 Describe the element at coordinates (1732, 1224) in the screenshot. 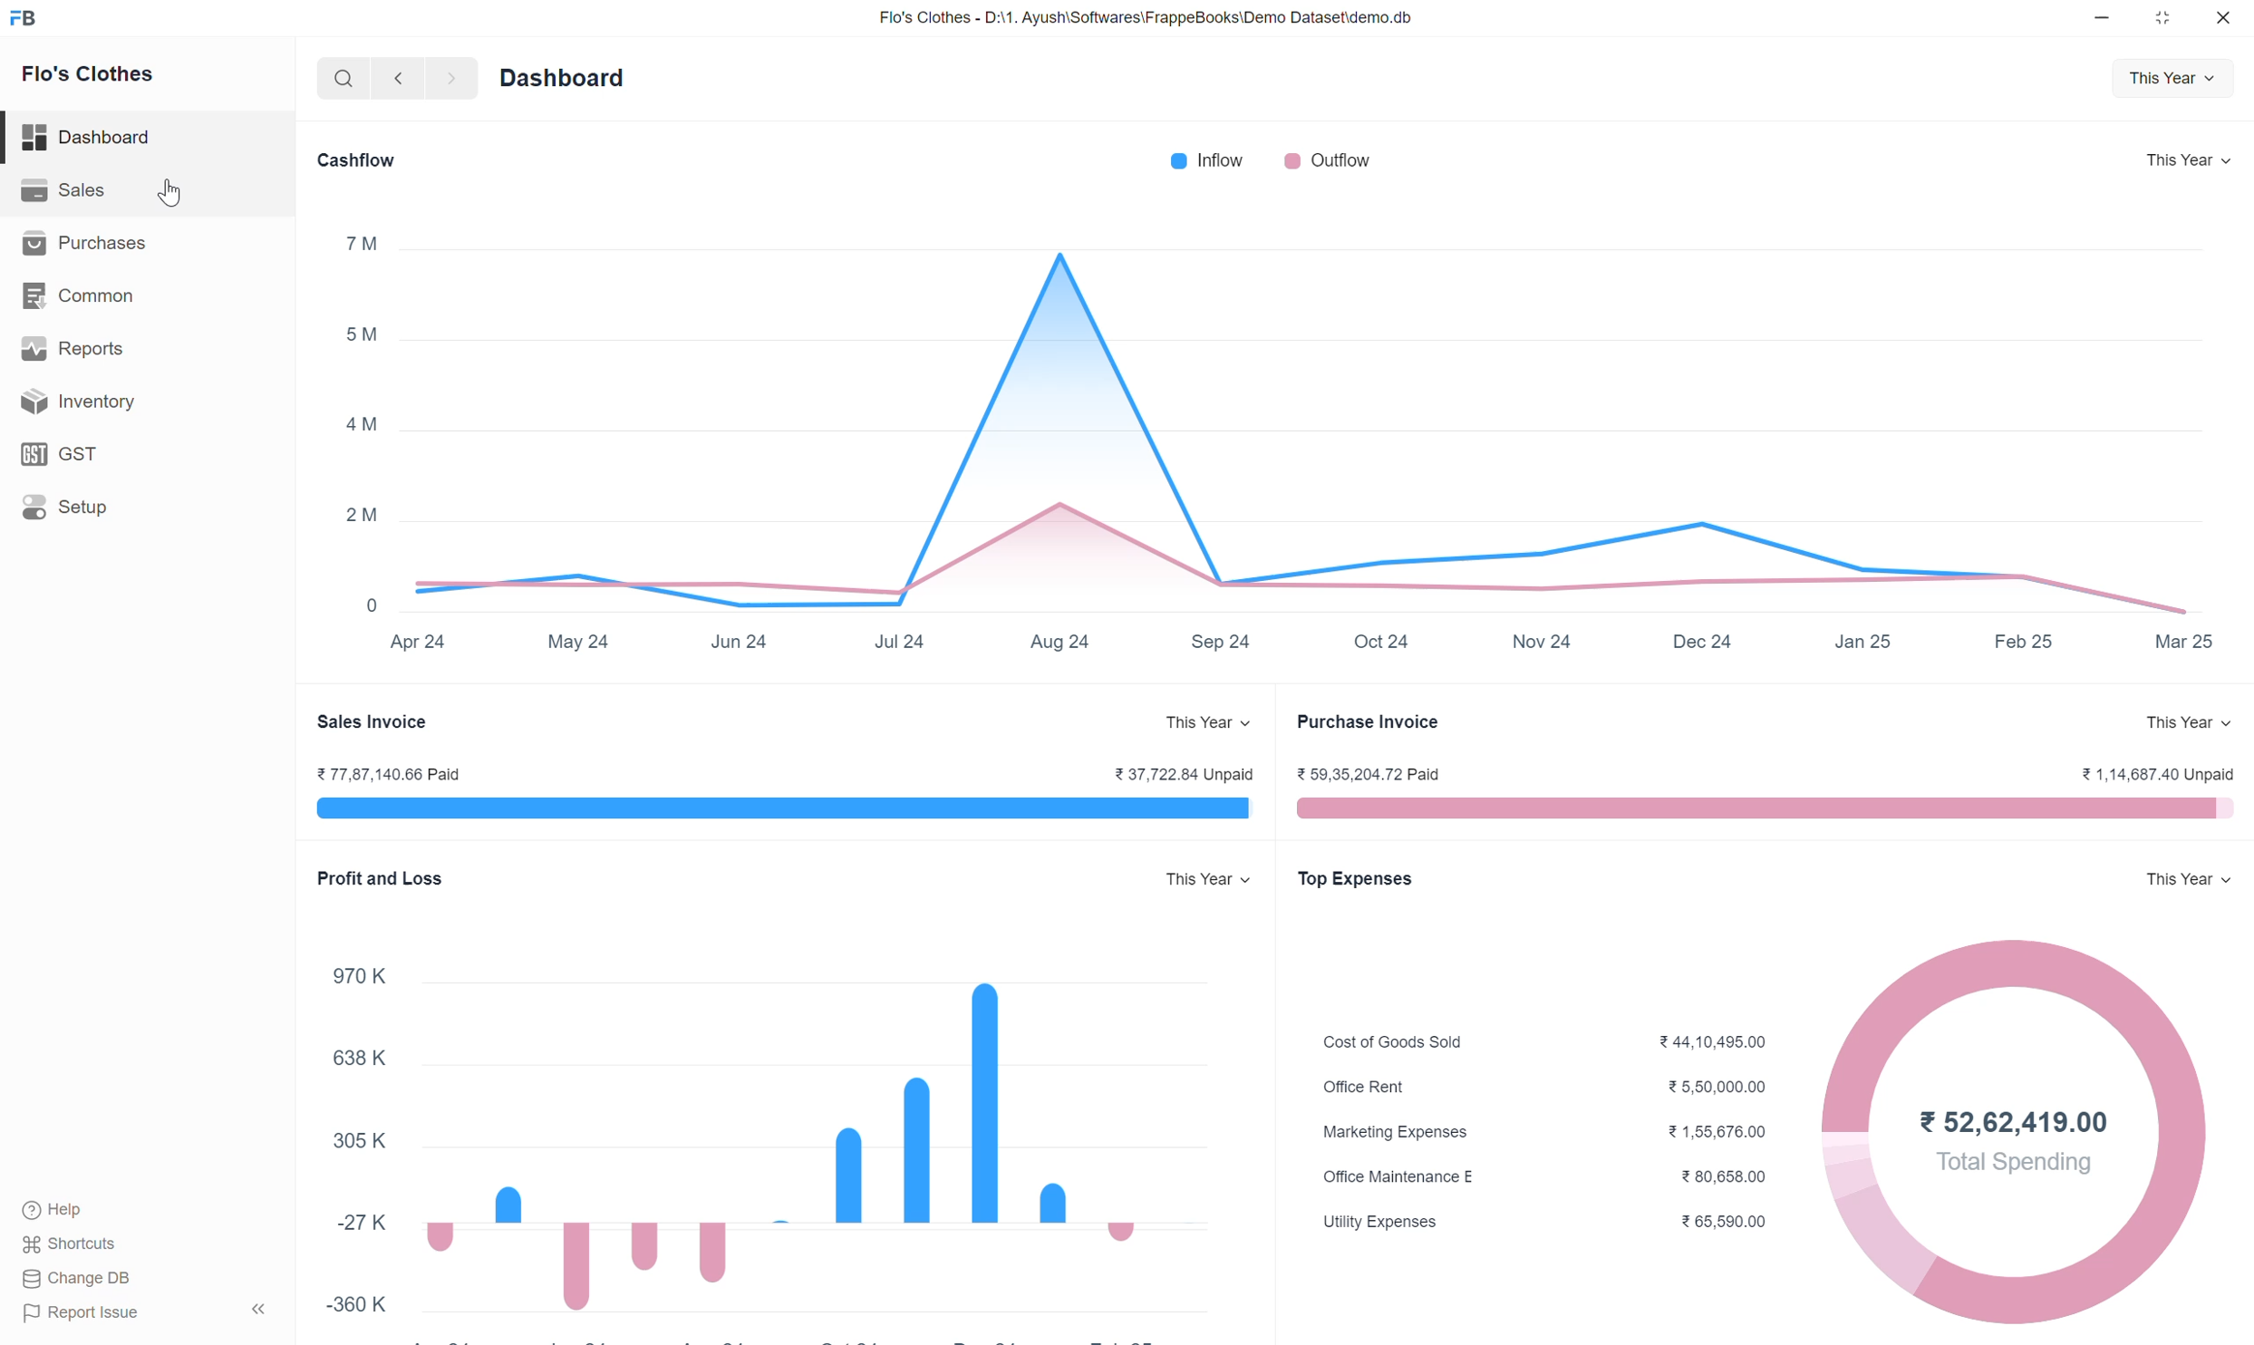

I see `Rs 65,590.00` at that location.